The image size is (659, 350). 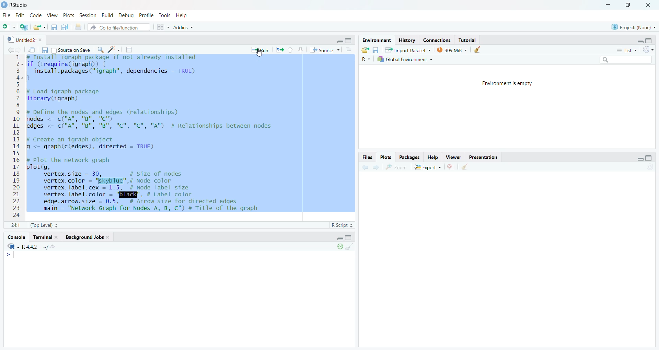 I want to click on print, so click(x=78, y=27).